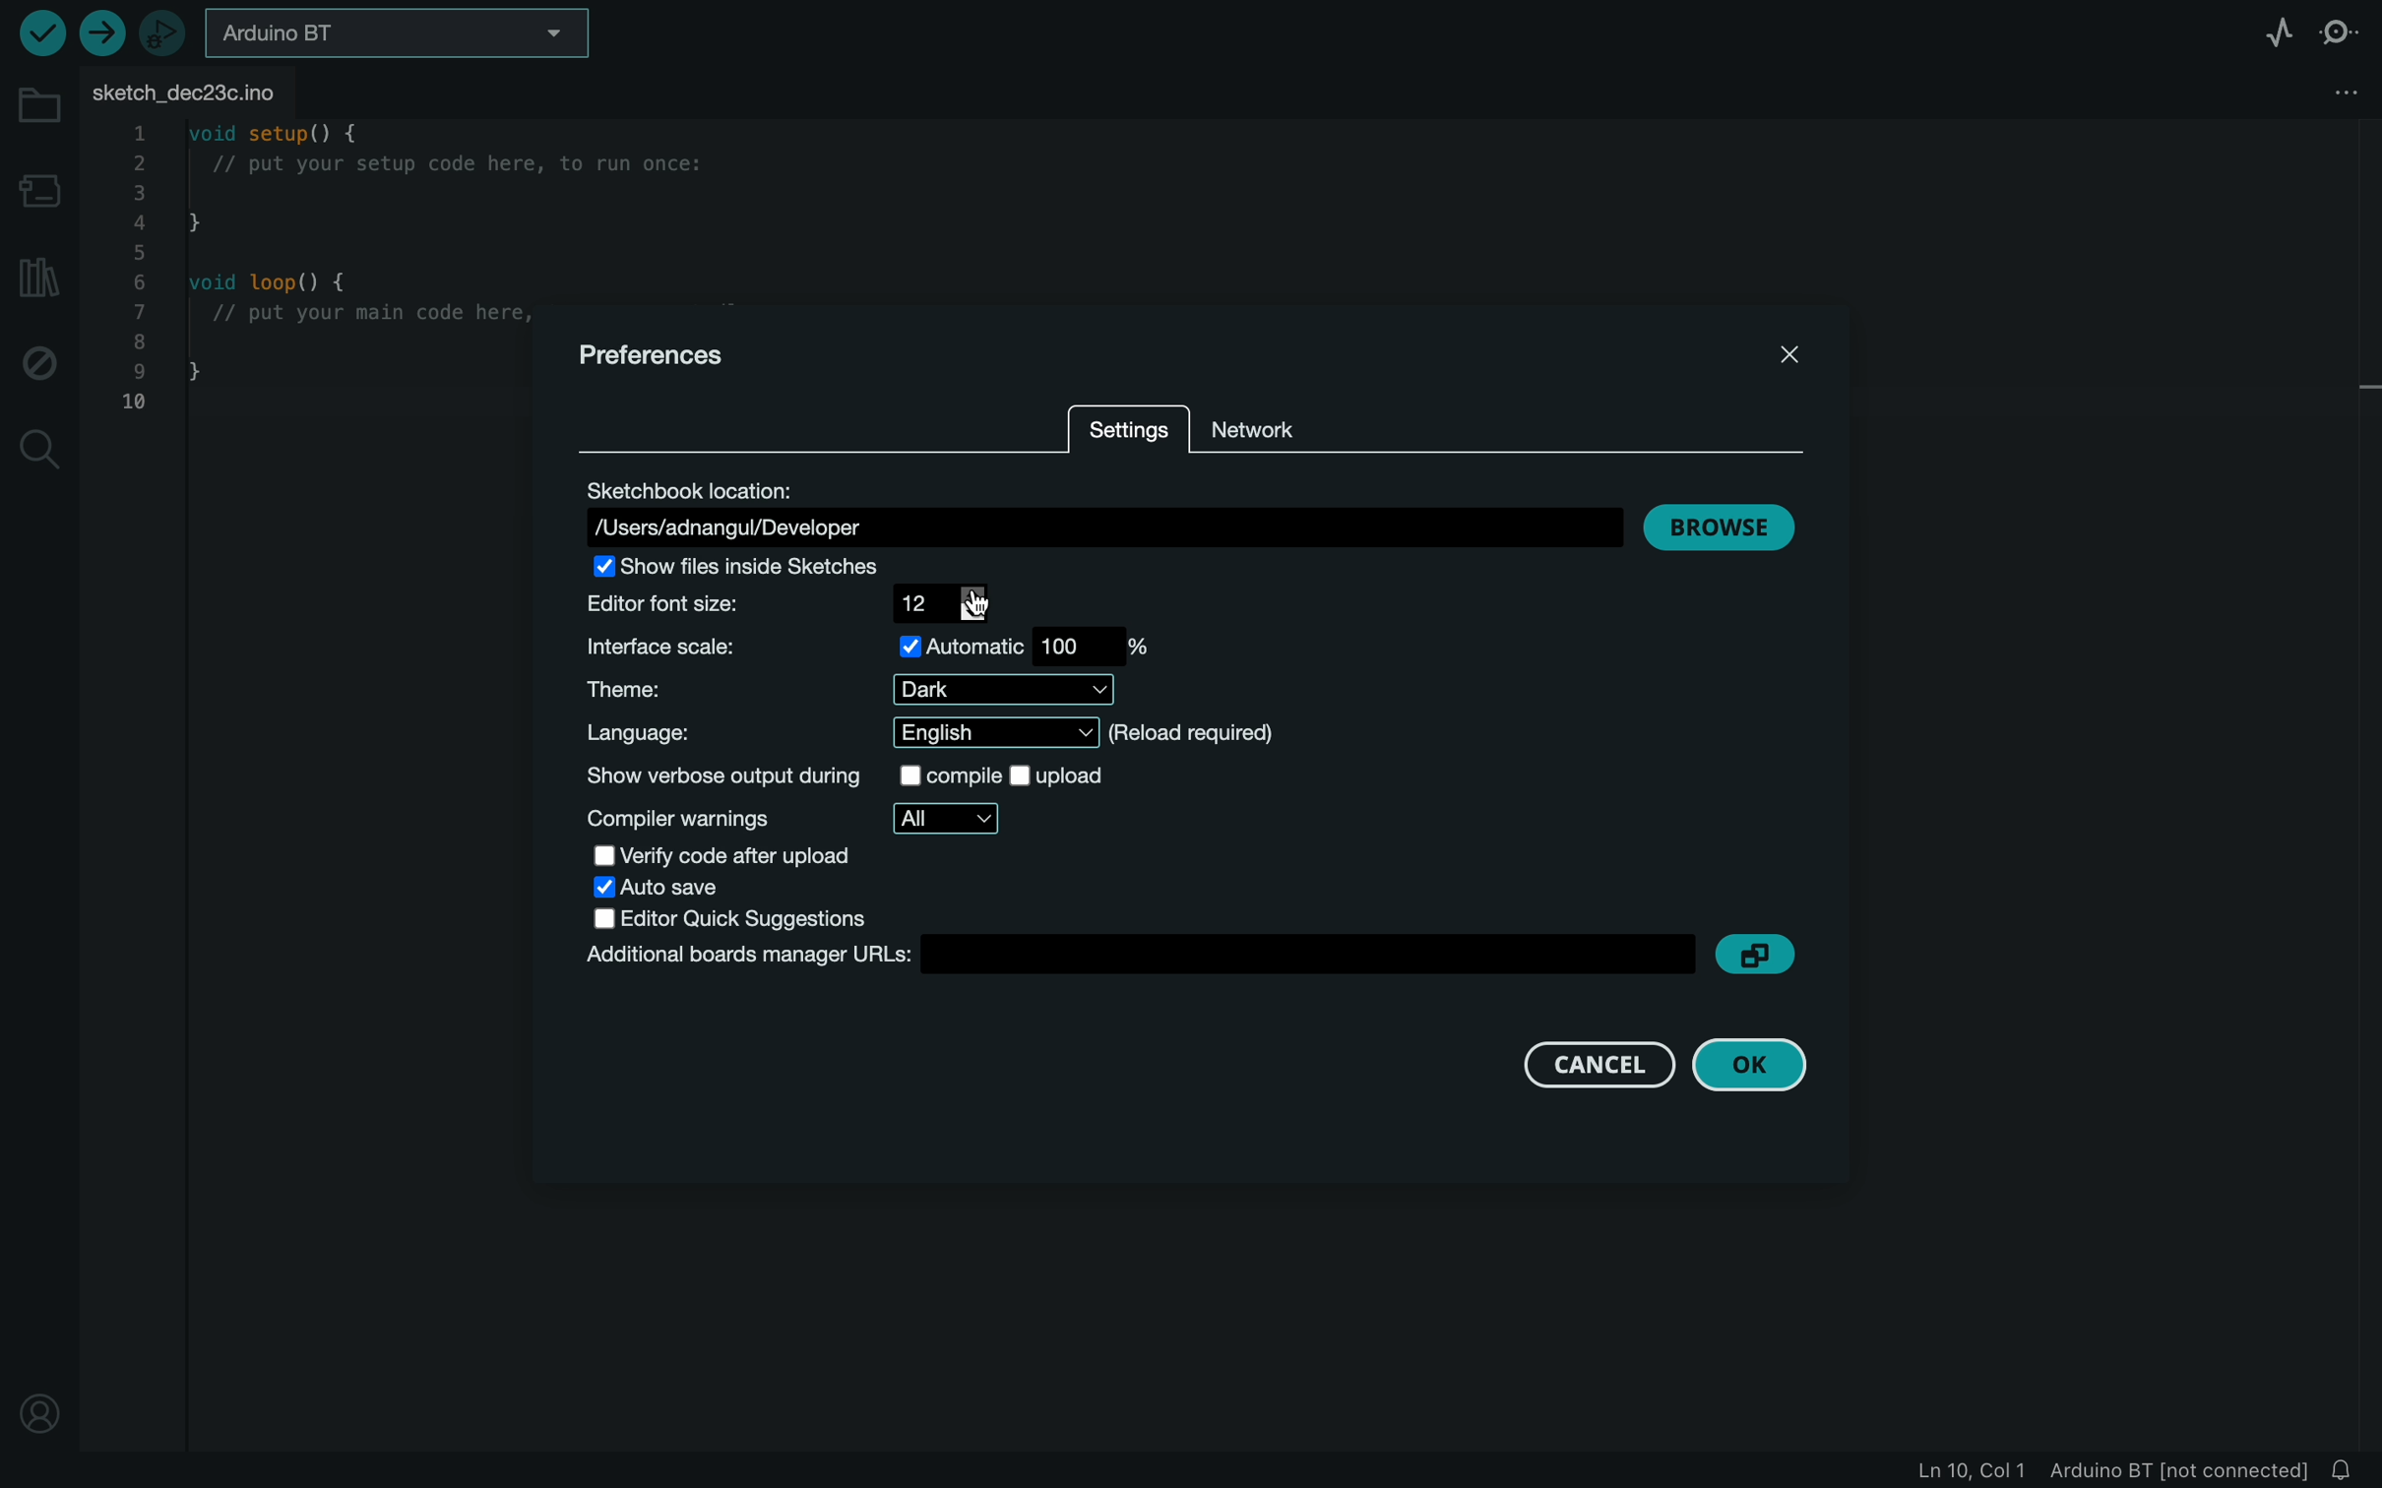 The height and width of the screenshot is (1488, 2382). I want to click on board manager, so click(37, 185).